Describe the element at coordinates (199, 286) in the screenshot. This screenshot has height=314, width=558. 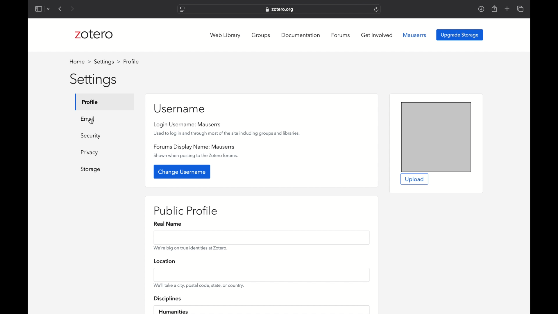
I see `info` at that location.